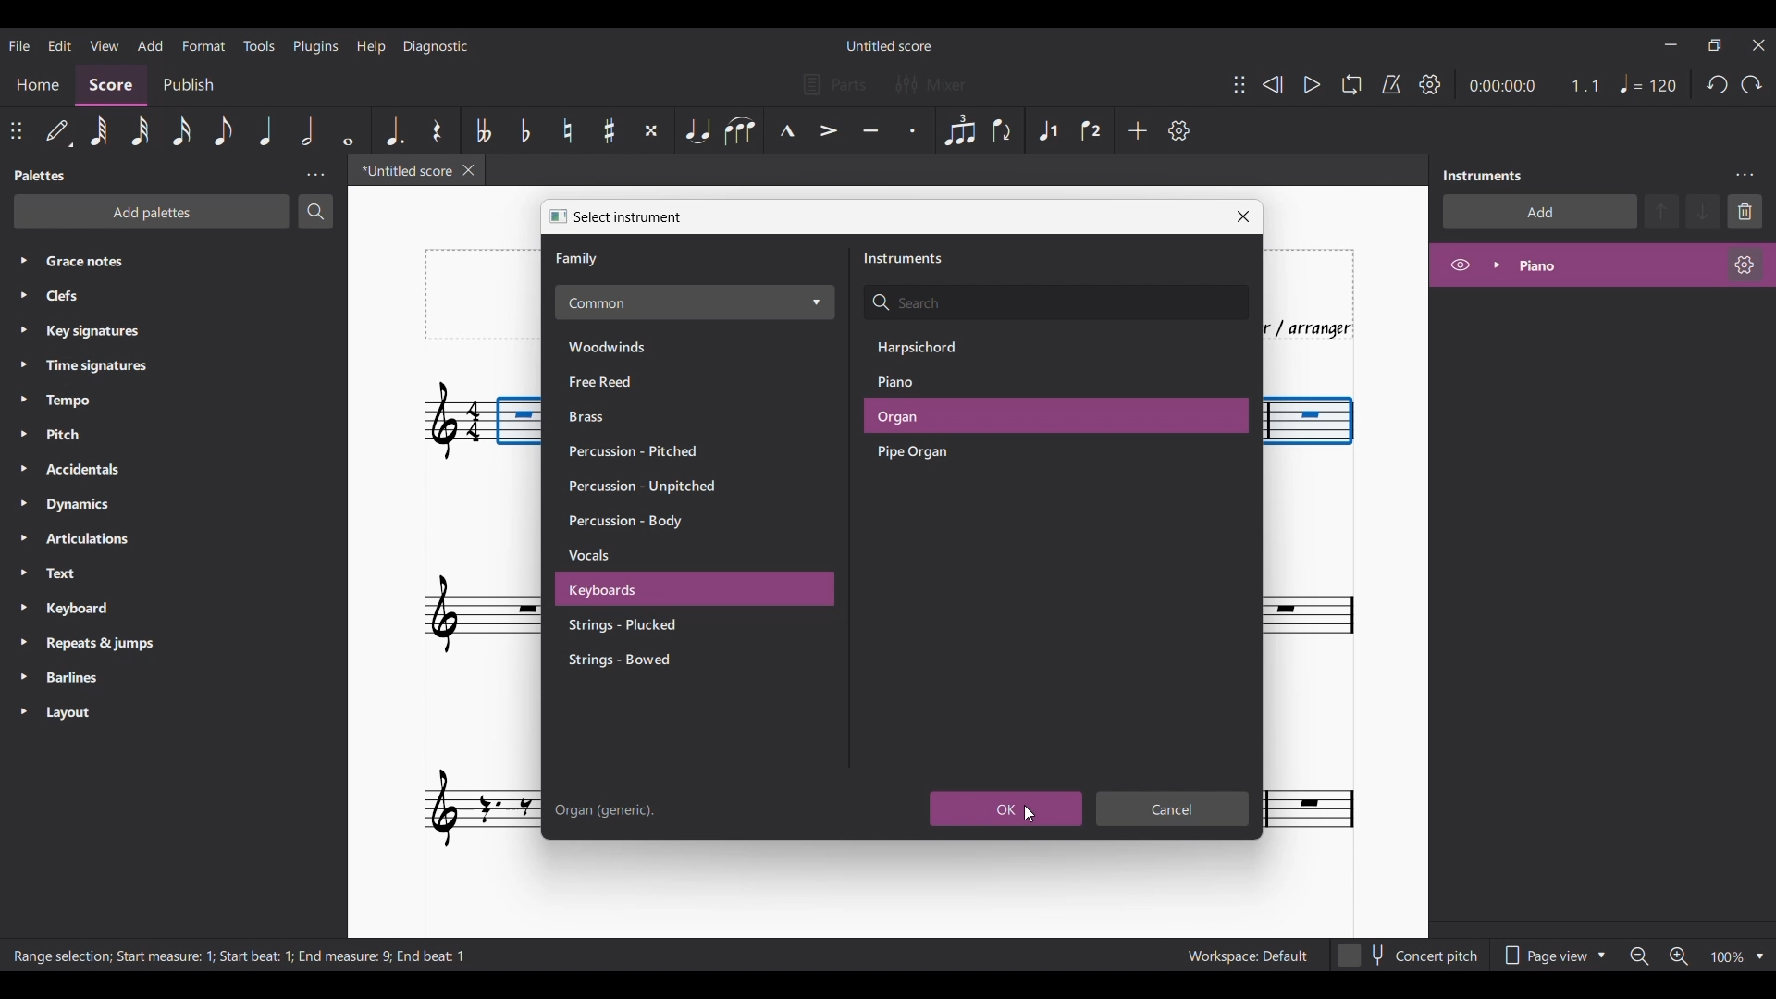  What do you see at coordinates (1391, 84) in the screenshot?
I see `Metronome` at bounding box center [1391, 84].